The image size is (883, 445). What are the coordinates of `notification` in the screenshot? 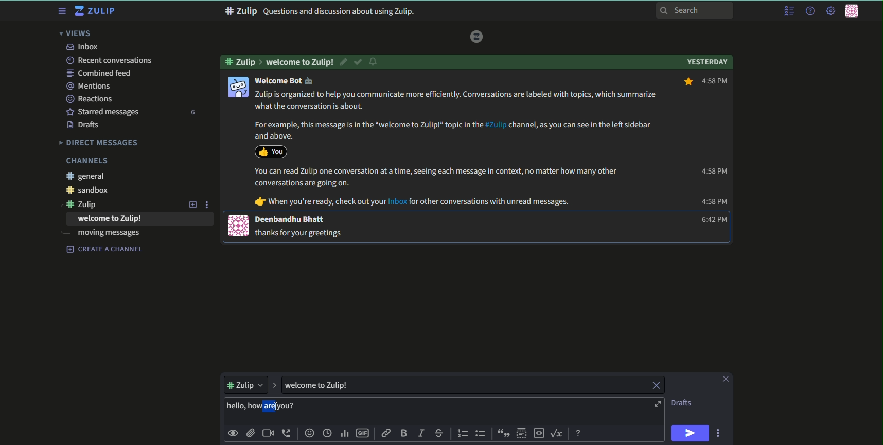 It's located at (375, 62).